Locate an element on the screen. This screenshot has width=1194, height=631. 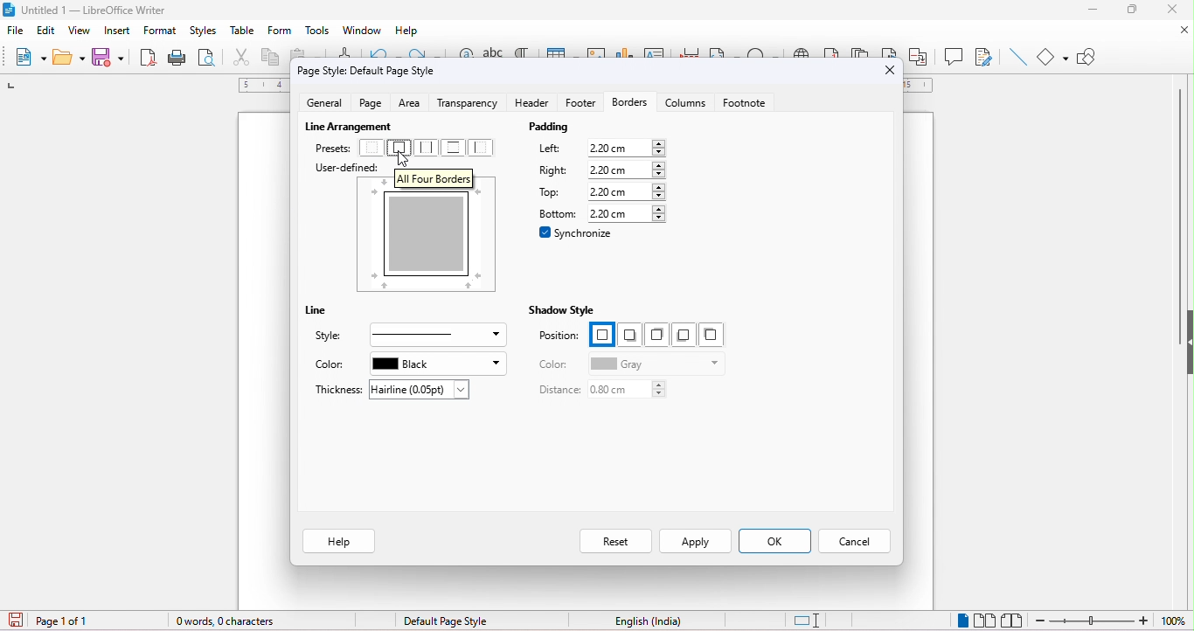
styles is located at coordinates (206, 32).